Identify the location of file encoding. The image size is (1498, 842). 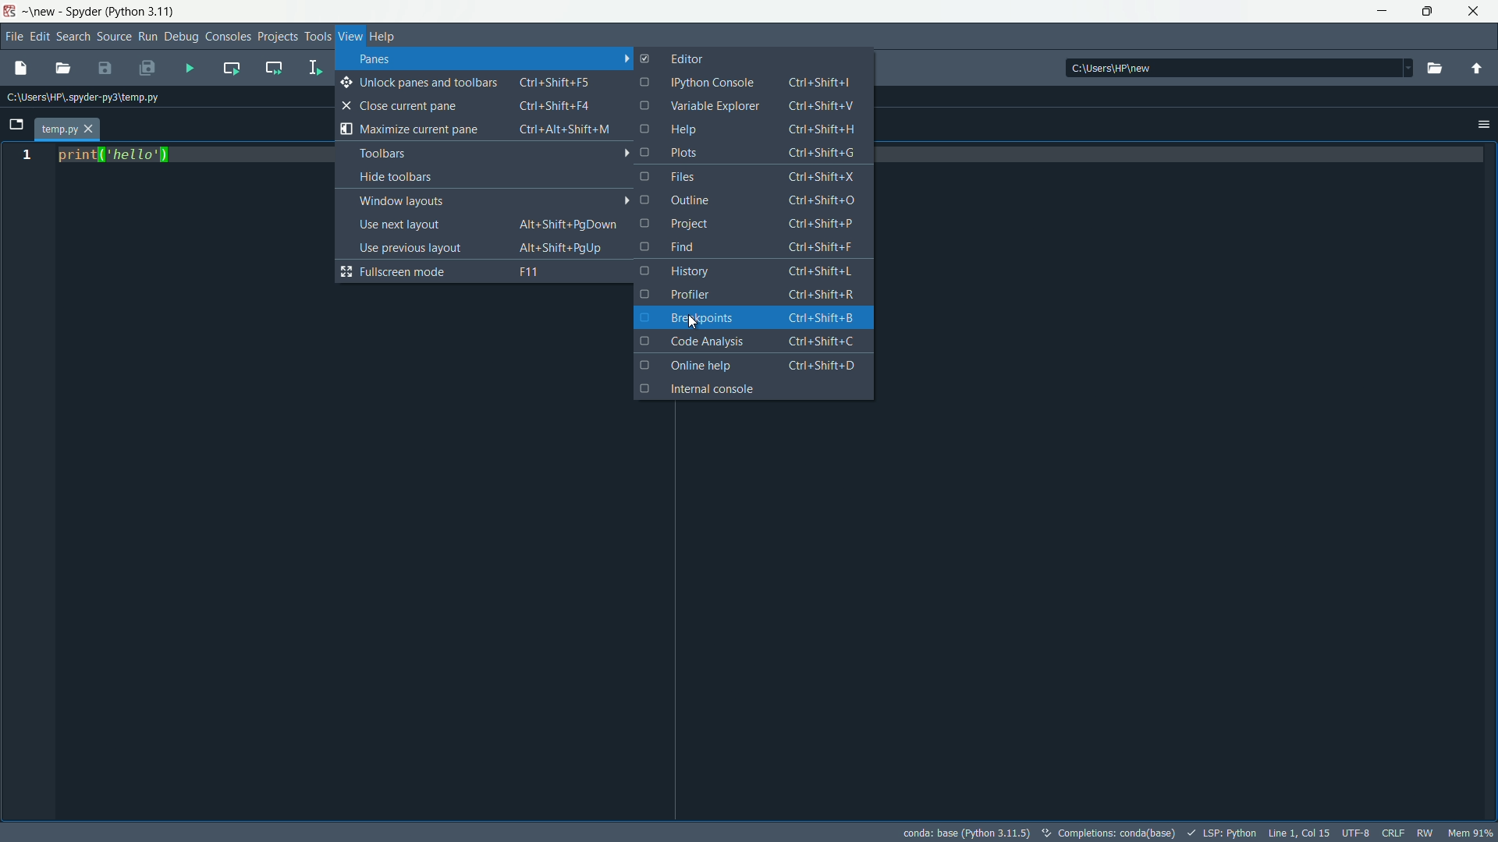
(1355, 833).